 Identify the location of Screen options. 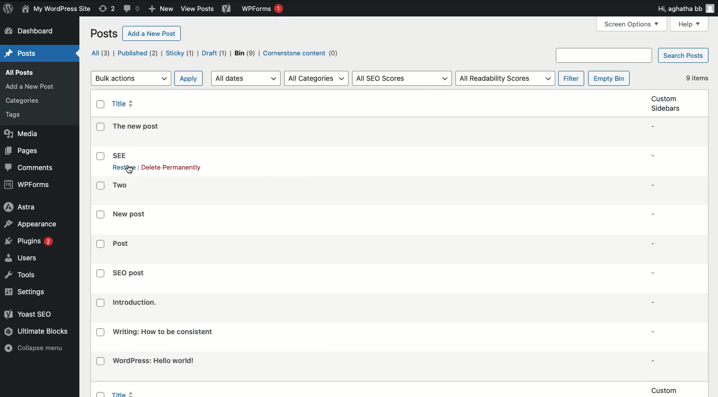
(632, 25).